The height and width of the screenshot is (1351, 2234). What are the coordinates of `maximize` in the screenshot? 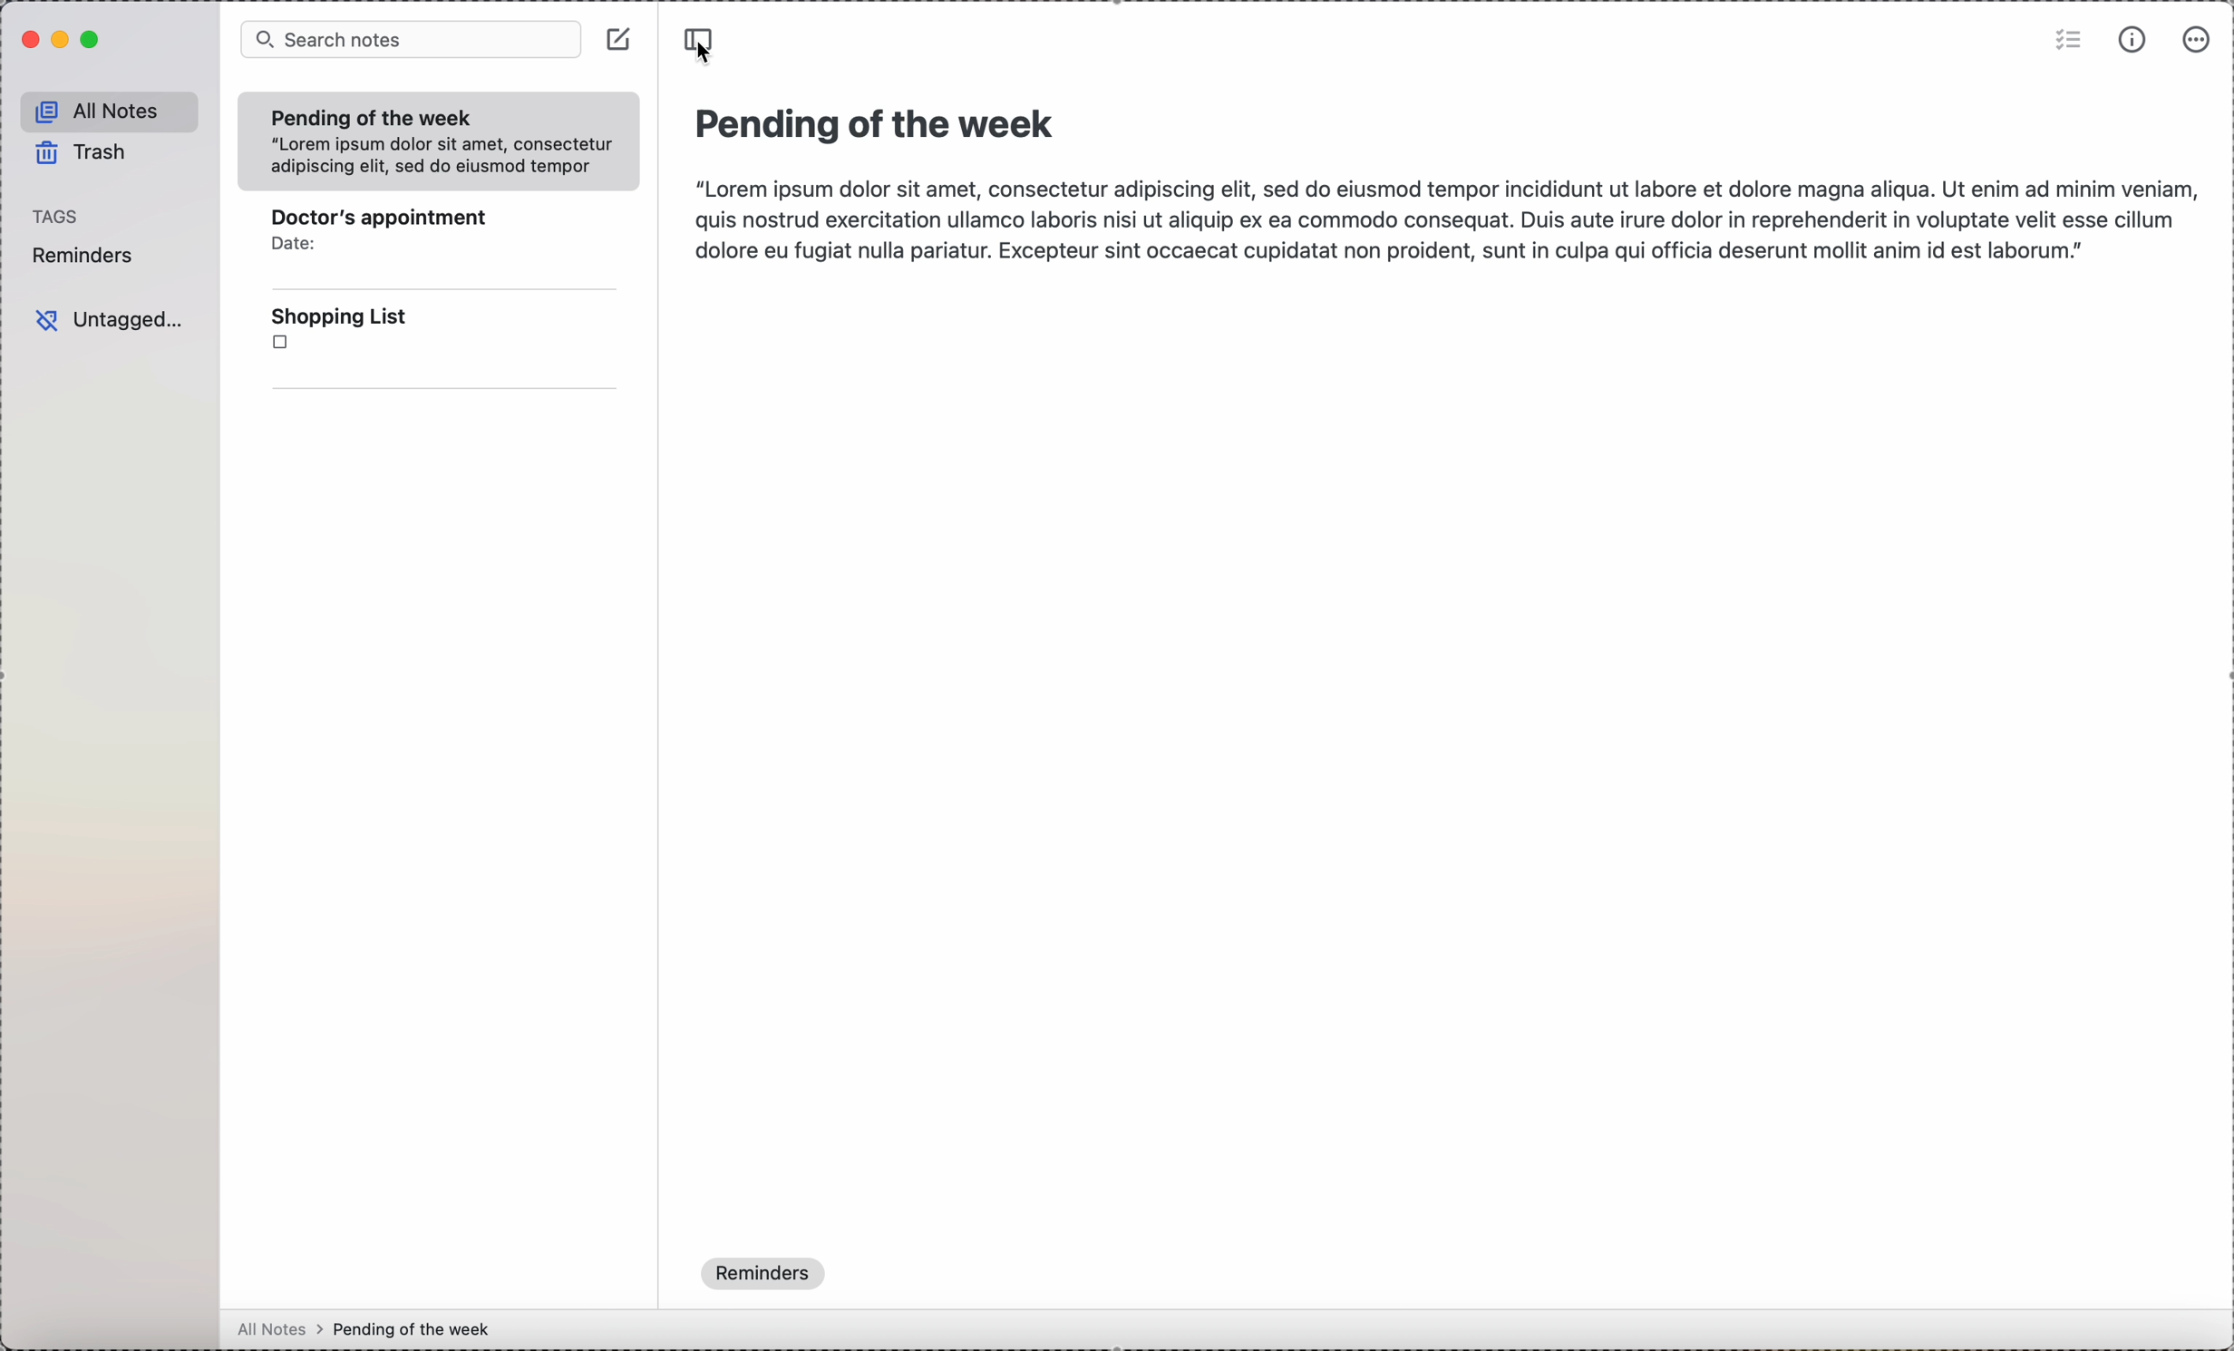 It's located at (91, 43).